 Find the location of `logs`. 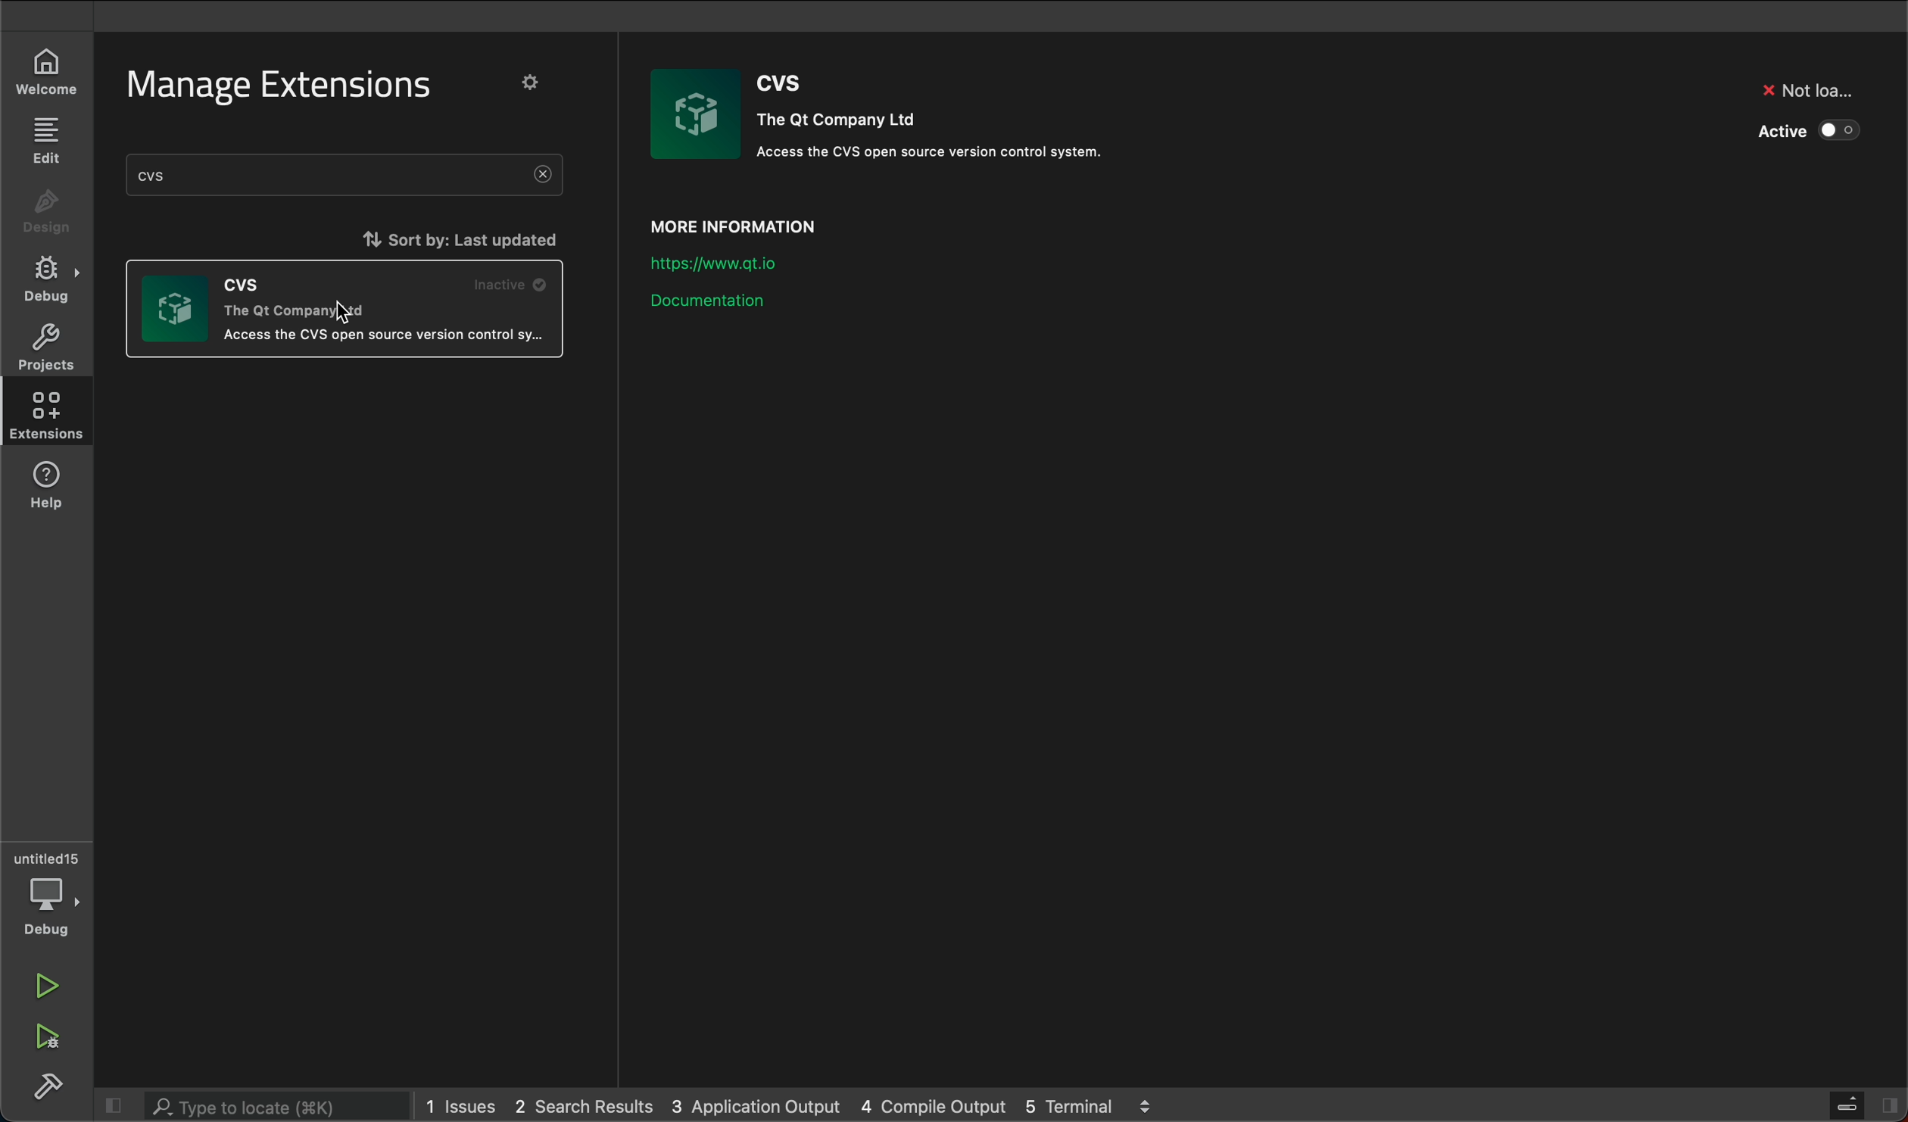

logs is located at coordinates (796, 1105).